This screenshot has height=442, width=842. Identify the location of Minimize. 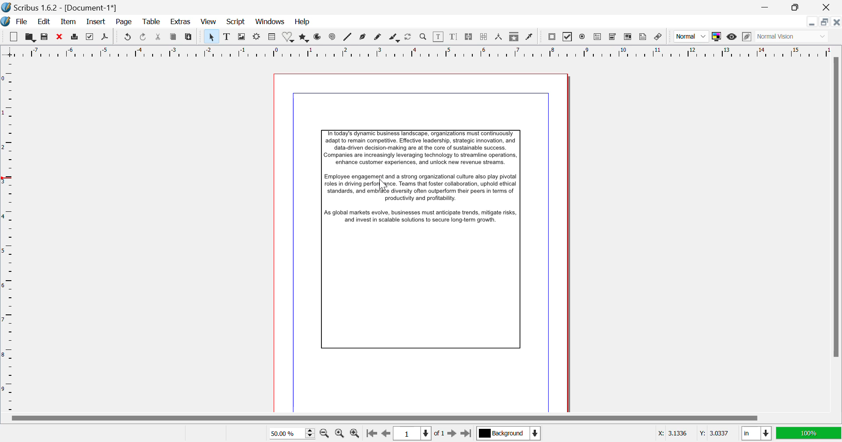
(824, 22).